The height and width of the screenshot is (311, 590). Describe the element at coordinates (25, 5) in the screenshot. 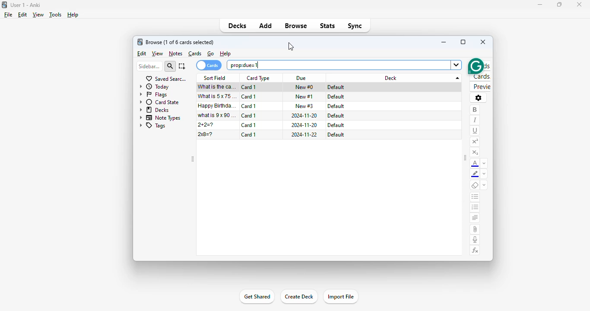

I see `User 1 - Anki` at that location.